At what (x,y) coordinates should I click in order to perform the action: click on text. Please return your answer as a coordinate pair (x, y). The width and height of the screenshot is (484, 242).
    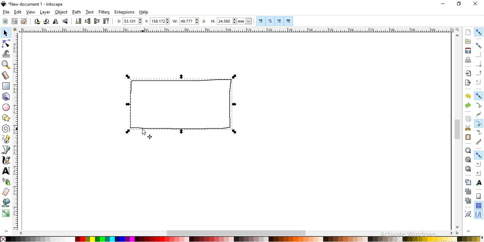
    Looking at the image, I should click on (90, 11).